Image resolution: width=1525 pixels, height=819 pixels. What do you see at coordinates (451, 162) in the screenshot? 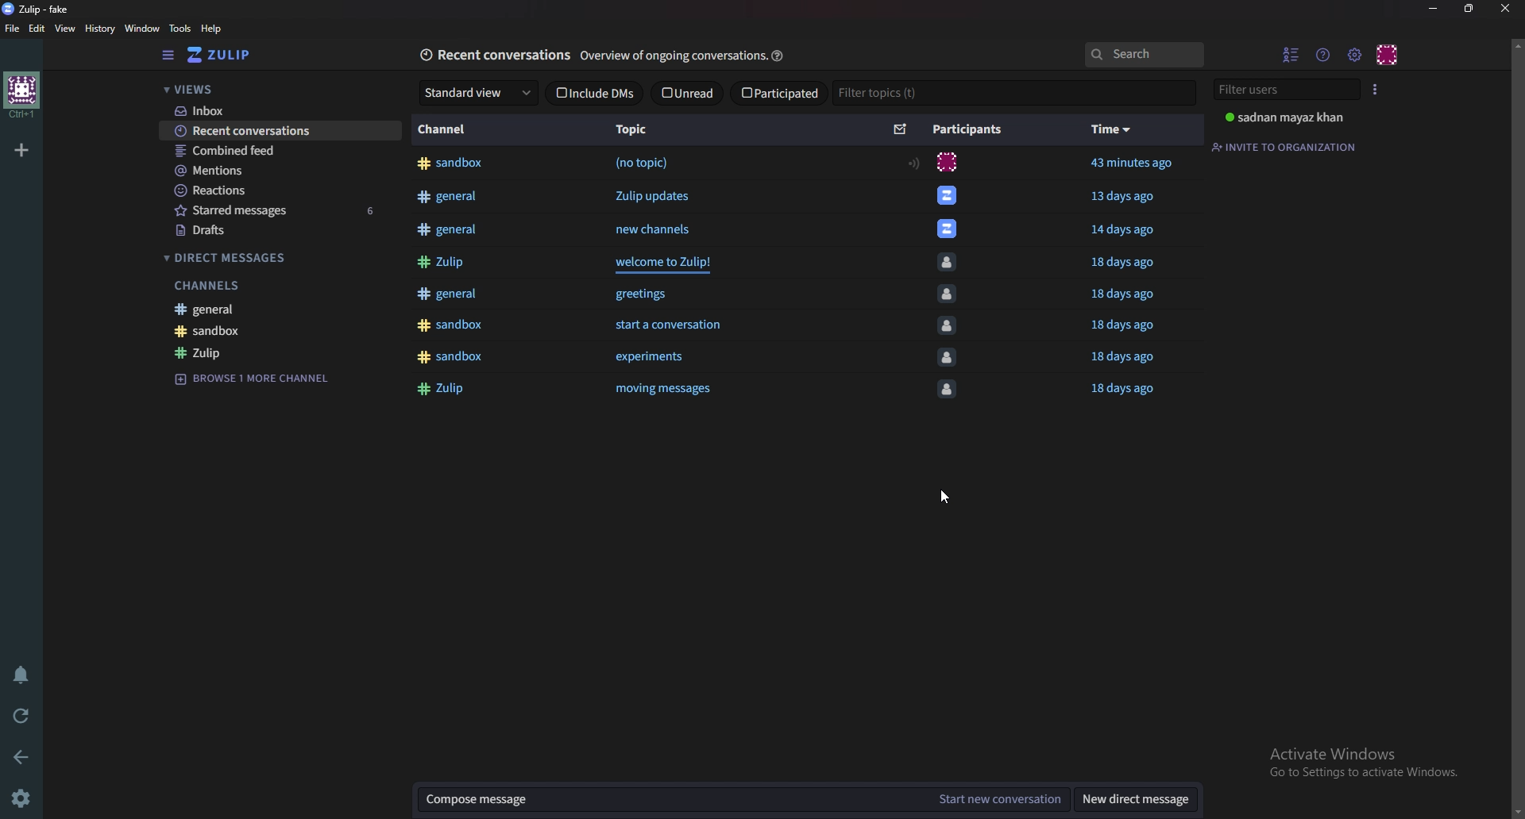
I see `#sandbox` at bounding box center [451, 162].